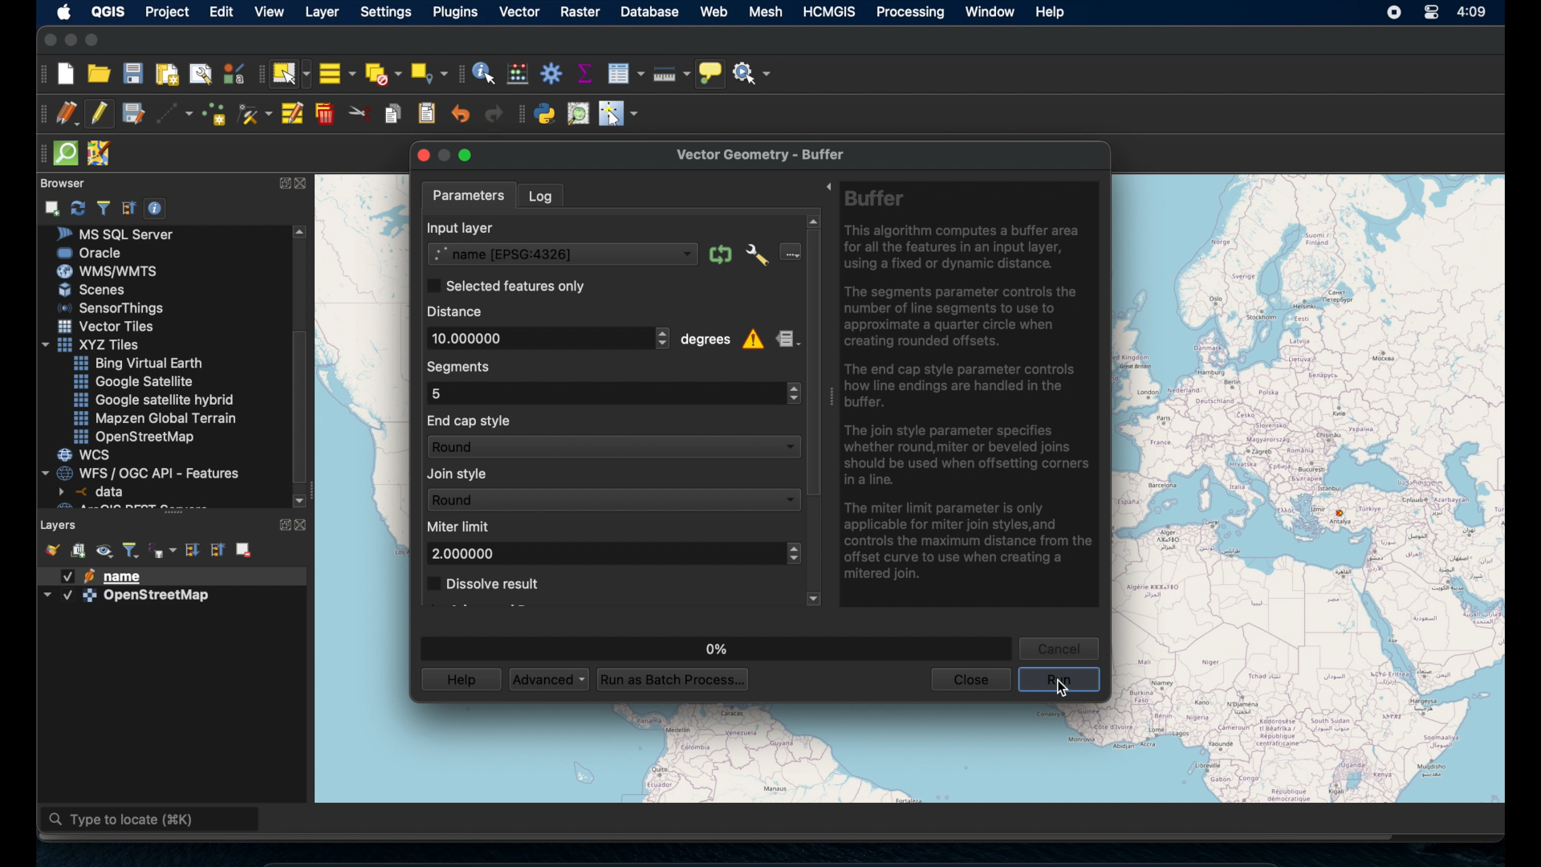  I want to click on help, so click(1051, 12).